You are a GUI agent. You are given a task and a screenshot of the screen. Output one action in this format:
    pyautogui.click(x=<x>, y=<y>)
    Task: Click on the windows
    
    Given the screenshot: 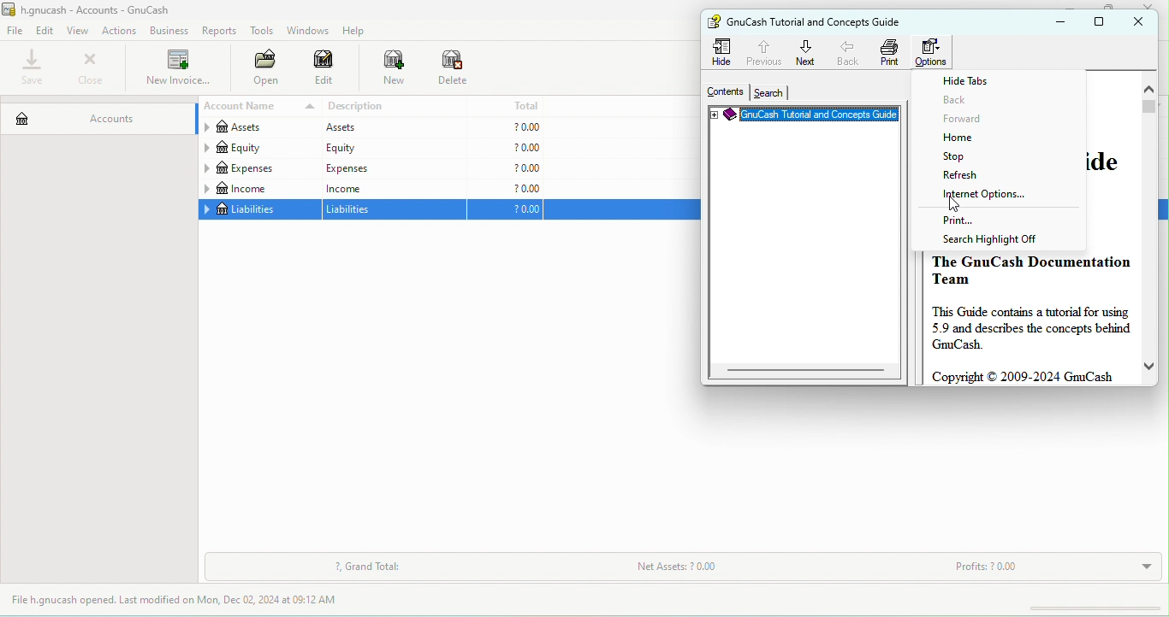 What is the action you would take?
    pyautogui.click(x=306, y=31)
    